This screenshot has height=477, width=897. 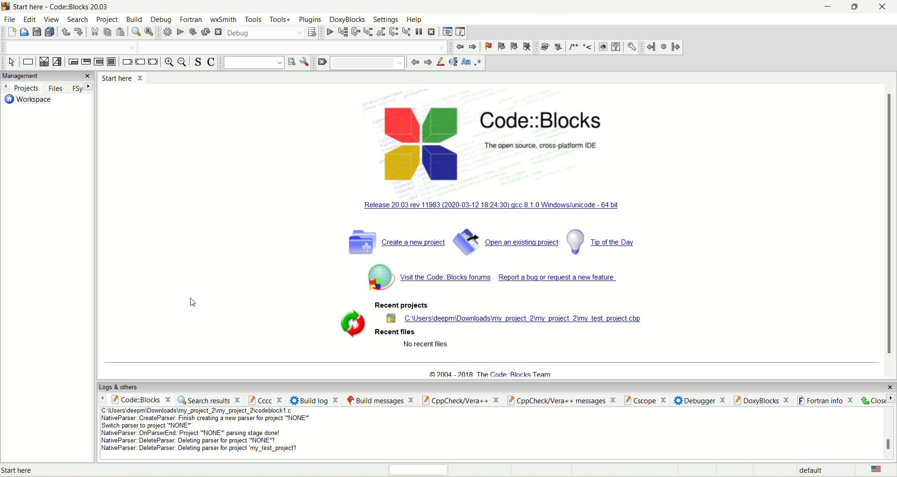 What do you see at coordinates (205, 30) in the screenshot?
I see `rebuild` at bounding box center [205, 30].